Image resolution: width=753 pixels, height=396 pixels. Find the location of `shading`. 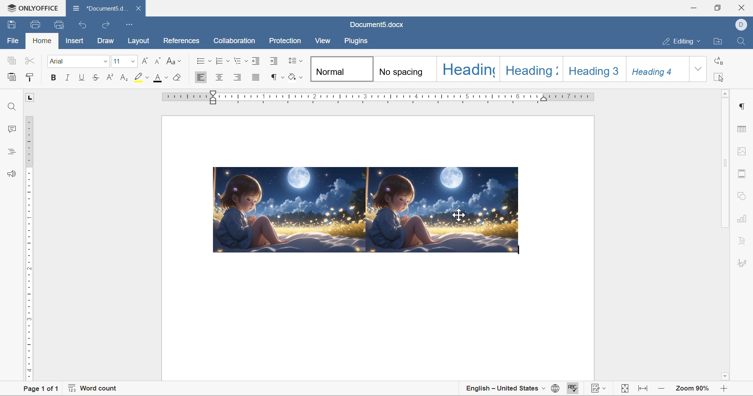

shading is located at coordinates (296, 76).